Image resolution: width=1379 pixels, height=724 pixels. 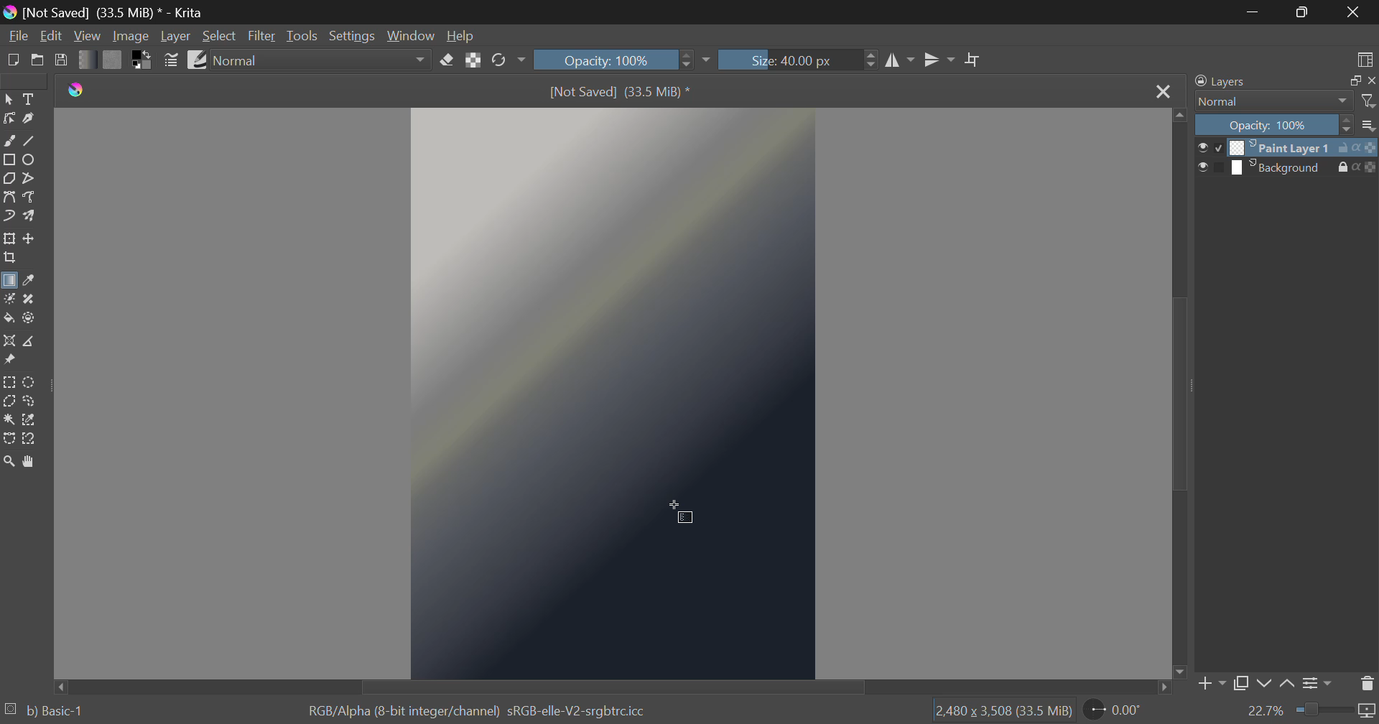 I want to click on Text, so click(x=27, y=98).